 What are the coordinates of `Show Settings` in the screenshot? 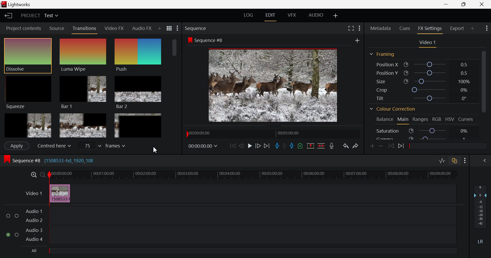 It's located at (486, 28).